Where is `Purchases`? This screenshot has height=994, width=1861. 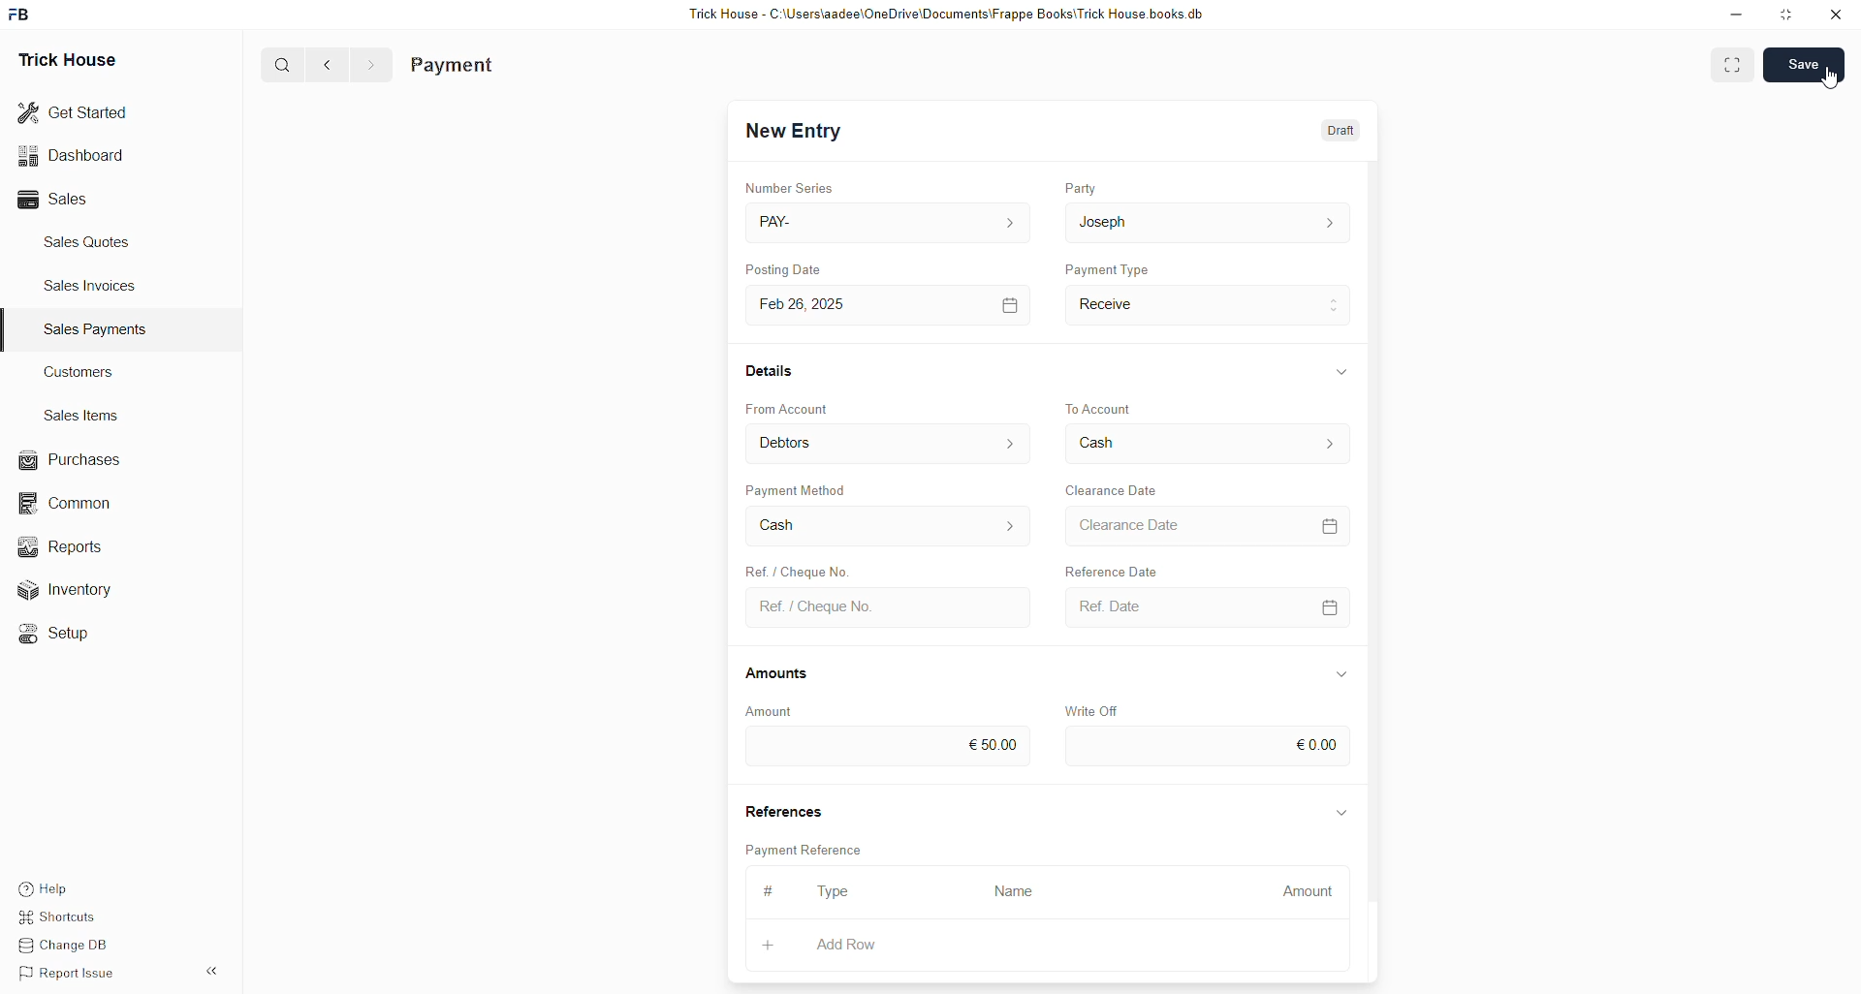 Purchases is located at coordinates (74, 460).